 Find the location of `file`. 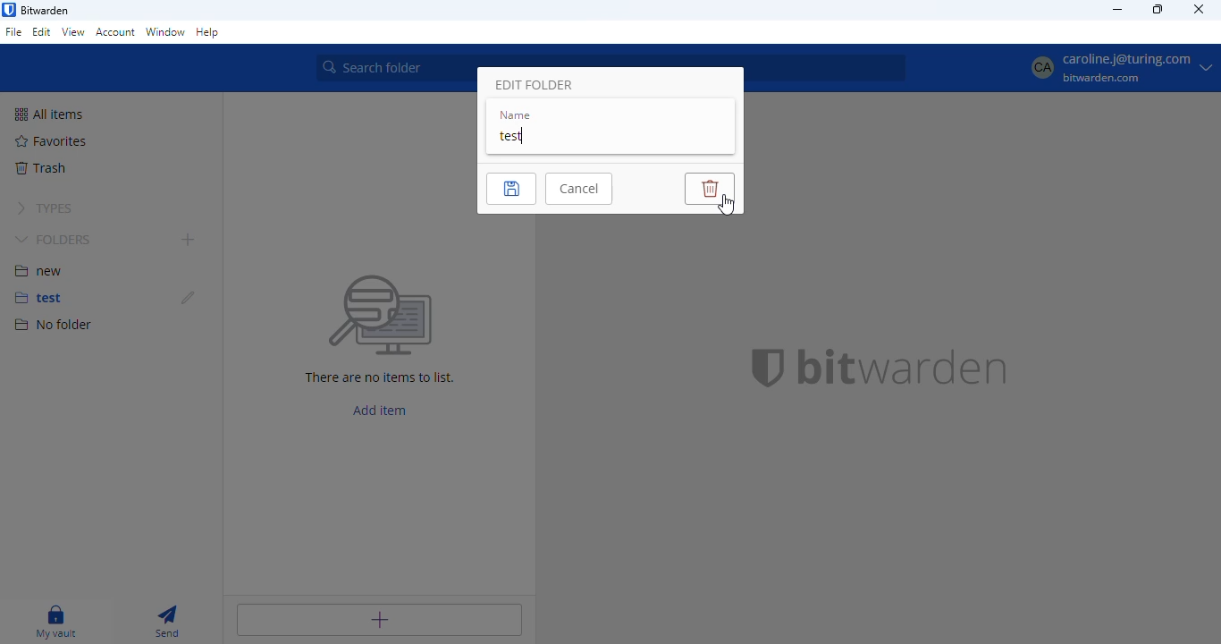

file is located at coordinates (14, 32).